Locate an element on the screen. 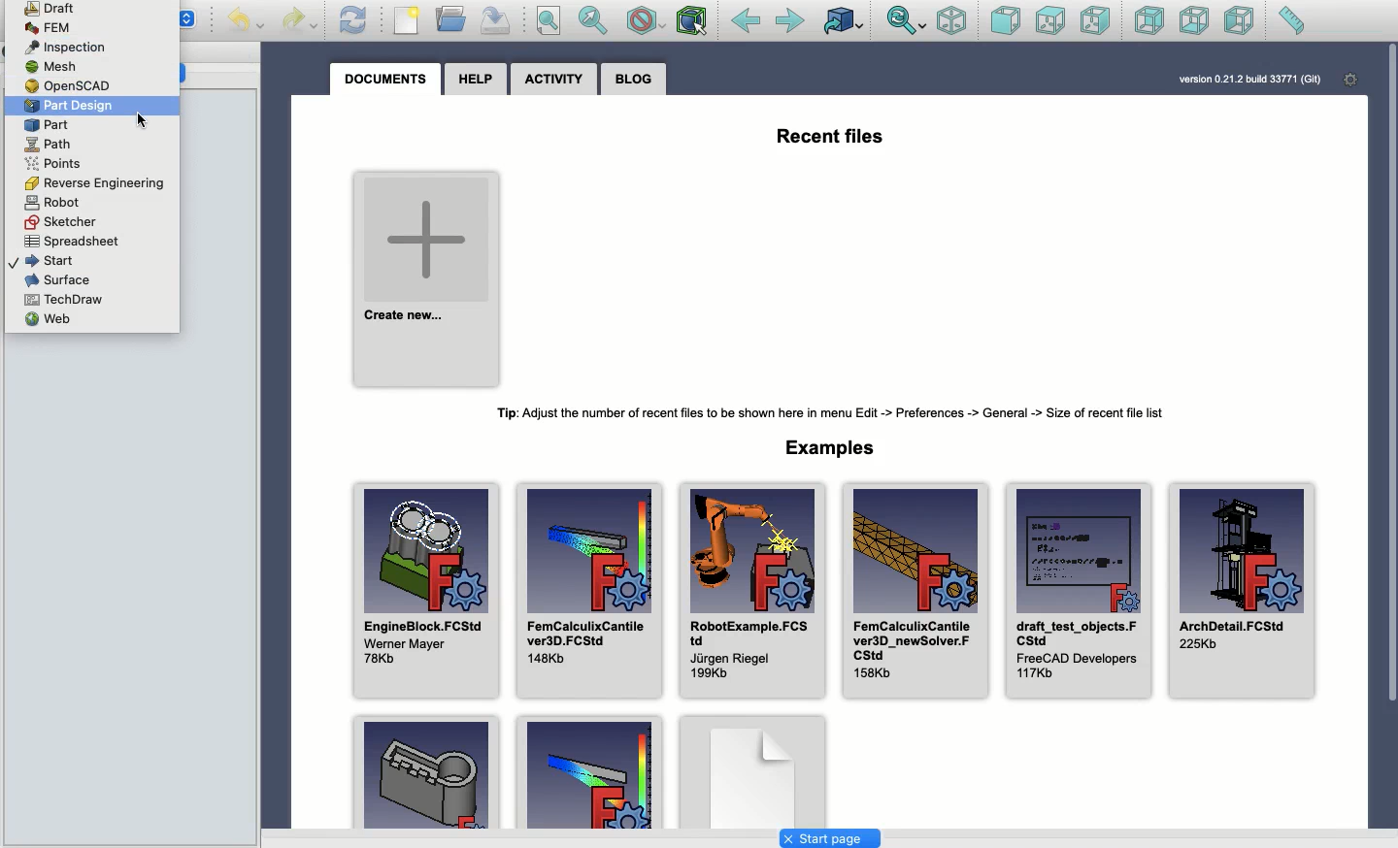 The image size is (1398, 848). Save is located at coordinates (493, 18).